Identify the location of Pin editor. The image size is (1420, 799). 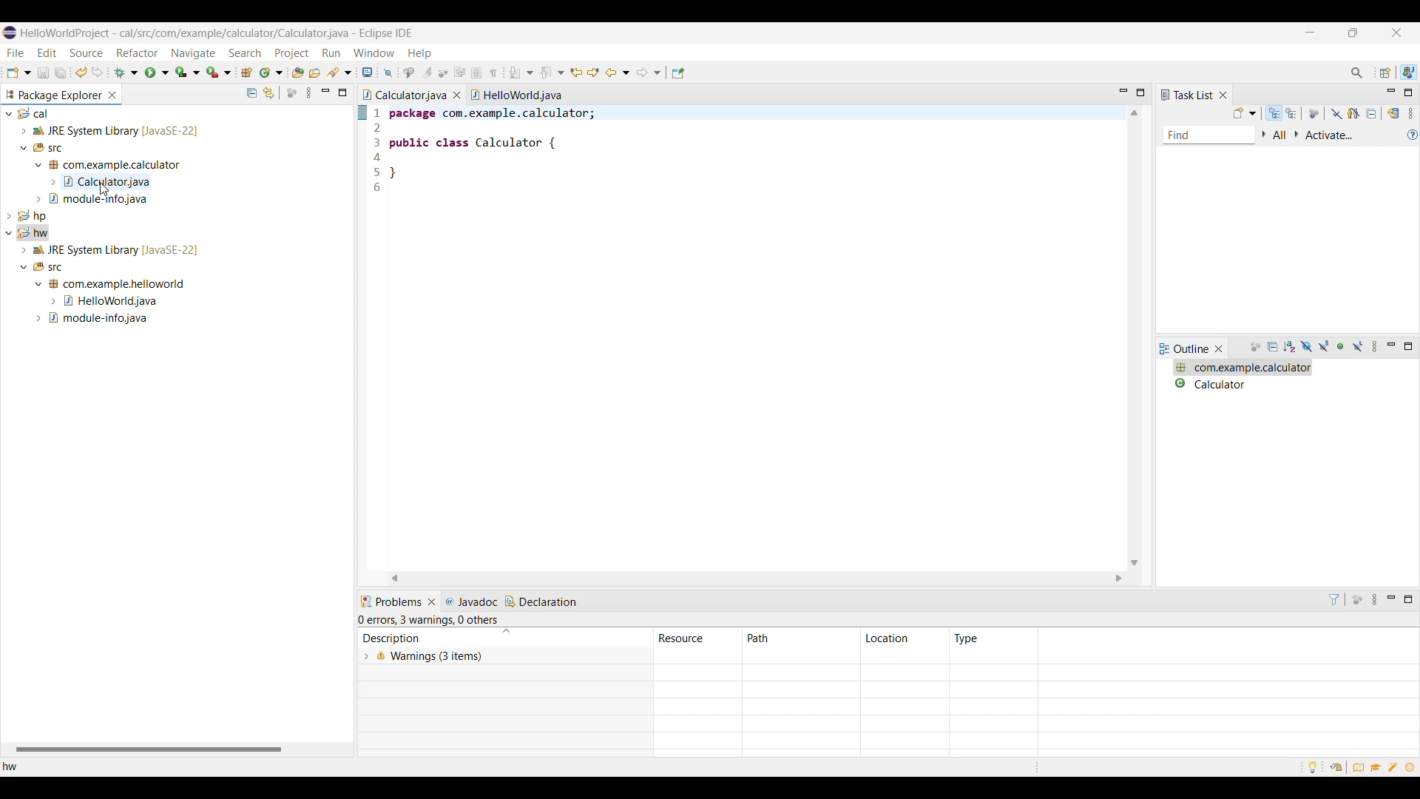
(678, 73).